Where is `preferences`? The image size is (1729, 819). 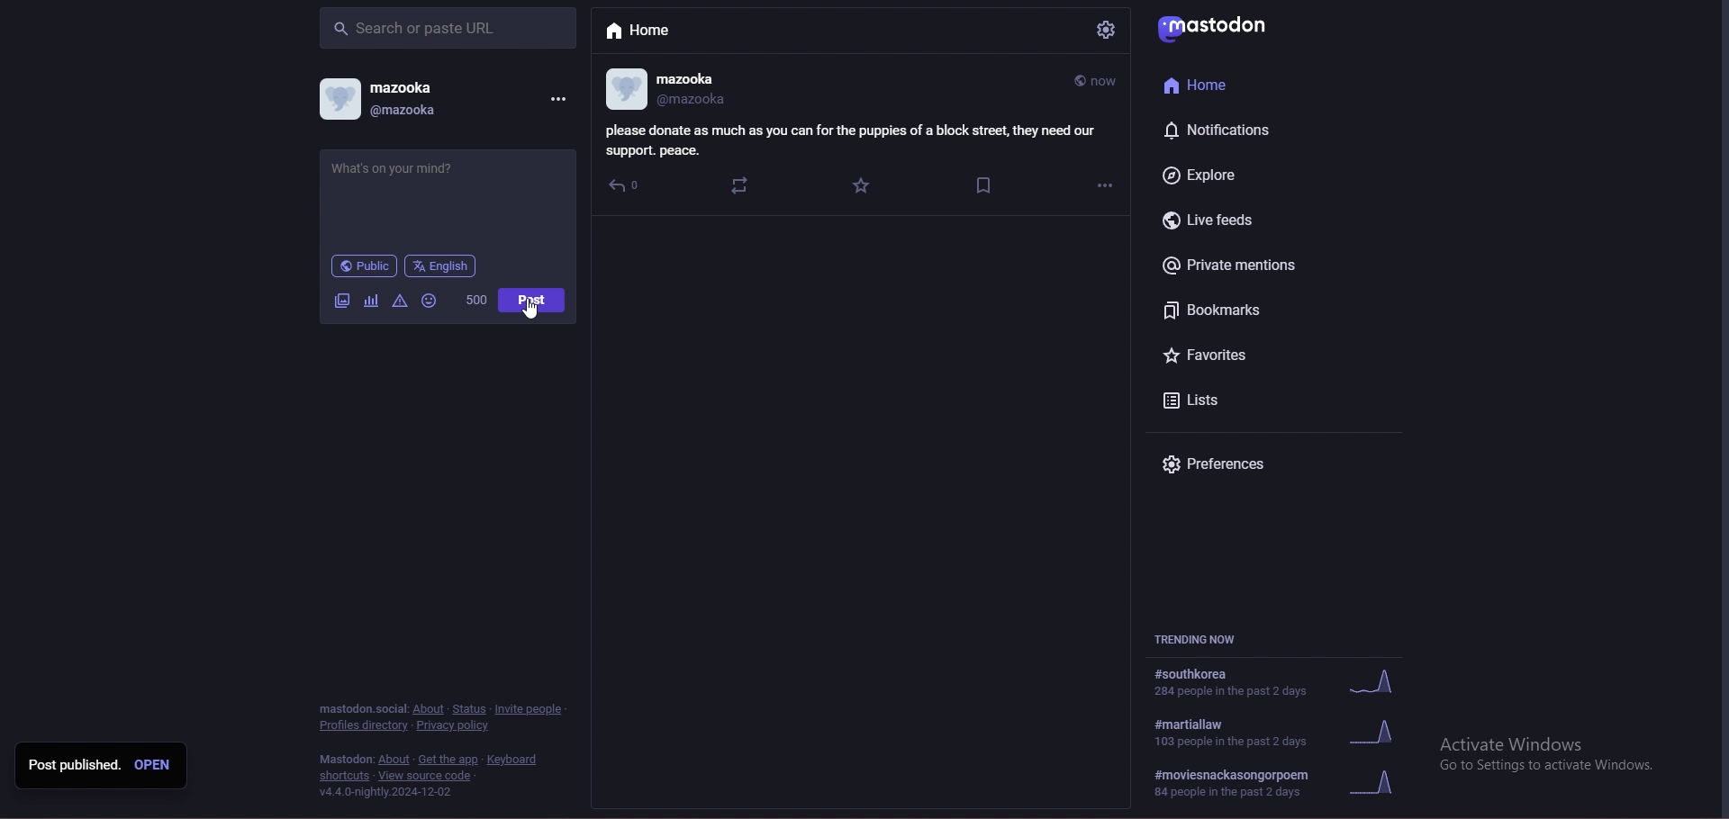 preferences is located at coordinates (1262, 461).